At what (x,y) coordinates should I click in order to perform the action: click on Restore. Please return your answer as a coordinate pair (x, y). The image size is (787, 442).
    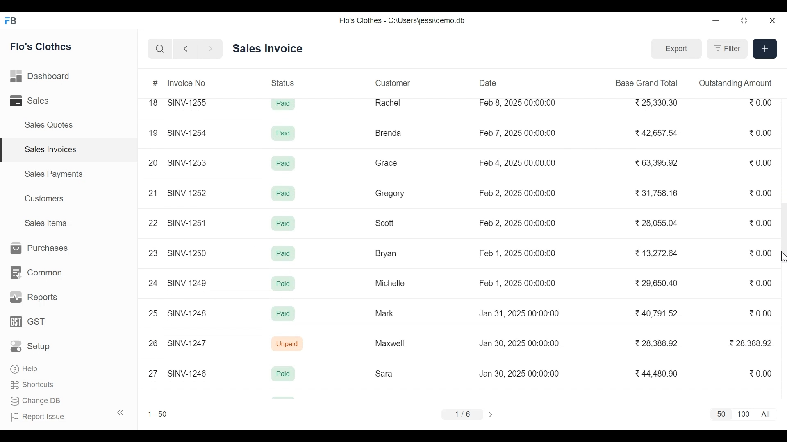
    Looking at the image, I should click on (744, 21).